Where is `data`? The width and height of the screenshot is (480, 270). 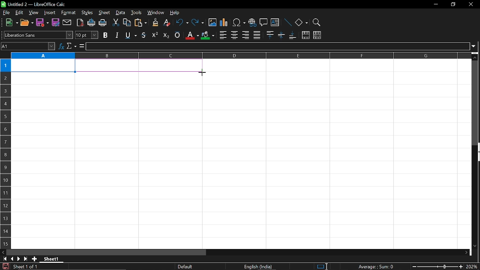 data is located at coordinates (121, 13).